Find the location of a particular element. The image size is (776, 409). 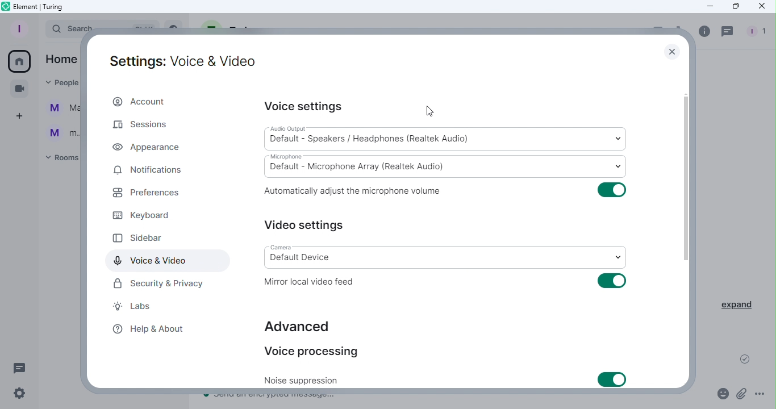

Appearance is located at coordinates (141, 149).